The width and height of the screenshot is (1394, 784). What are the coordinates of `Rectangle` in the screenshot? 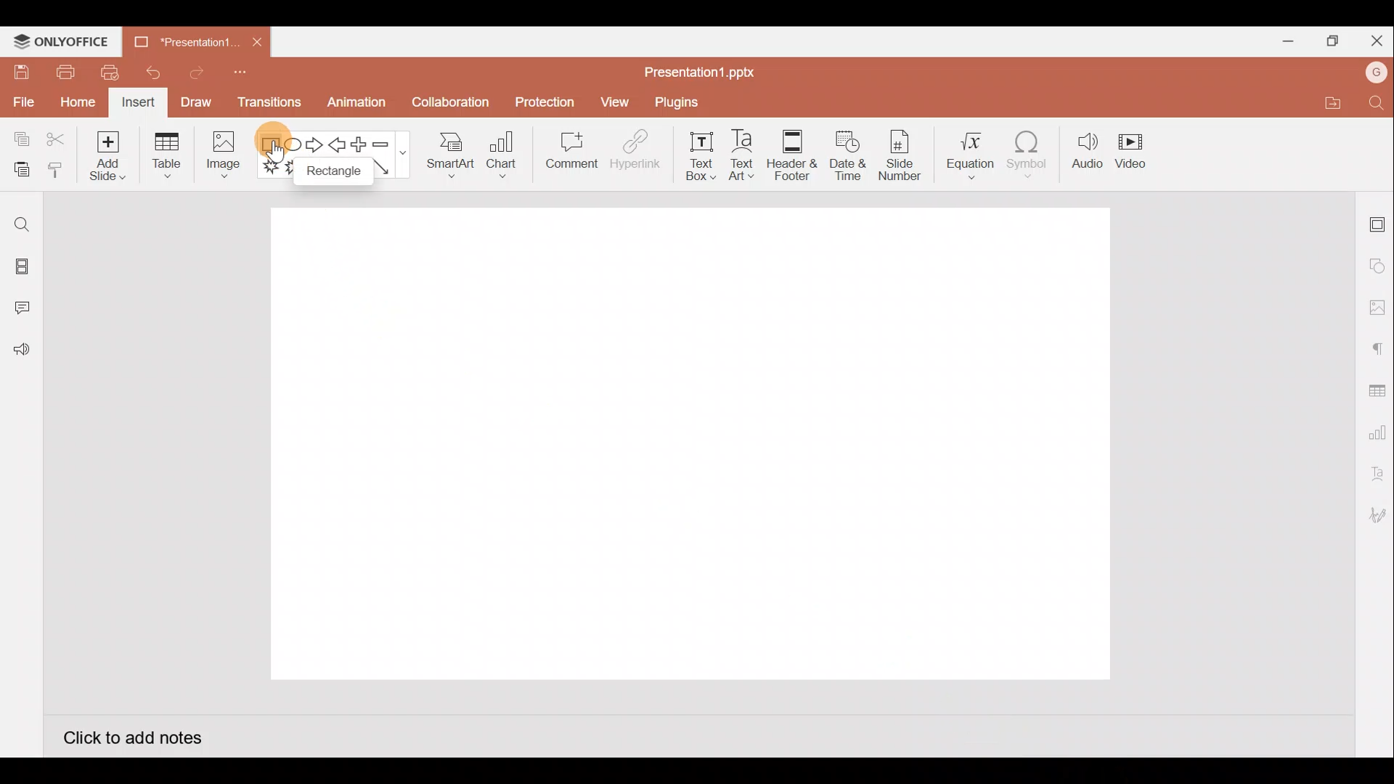 It's located at (332, 172).